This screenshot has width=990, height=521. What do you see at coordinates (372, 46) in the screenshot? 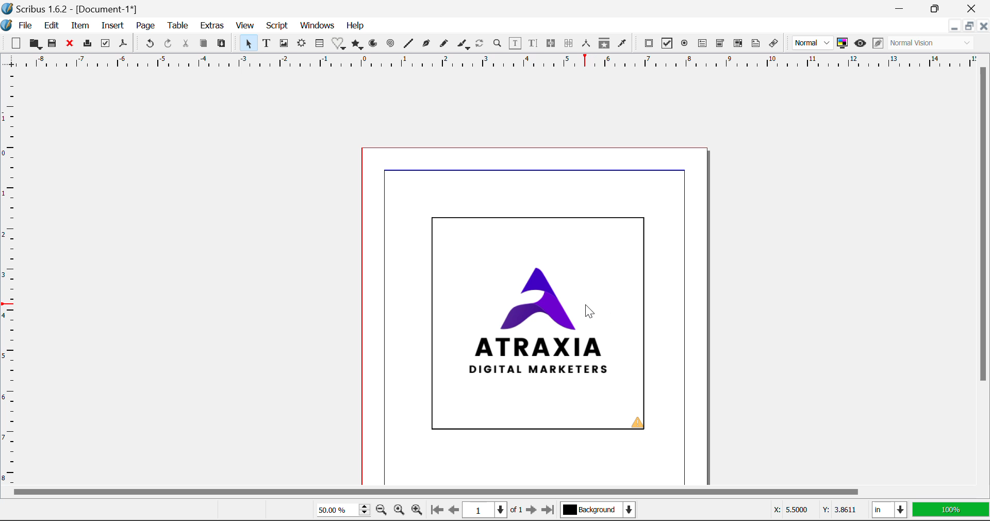
I see `Arcs` at bounding box center [372, 46].